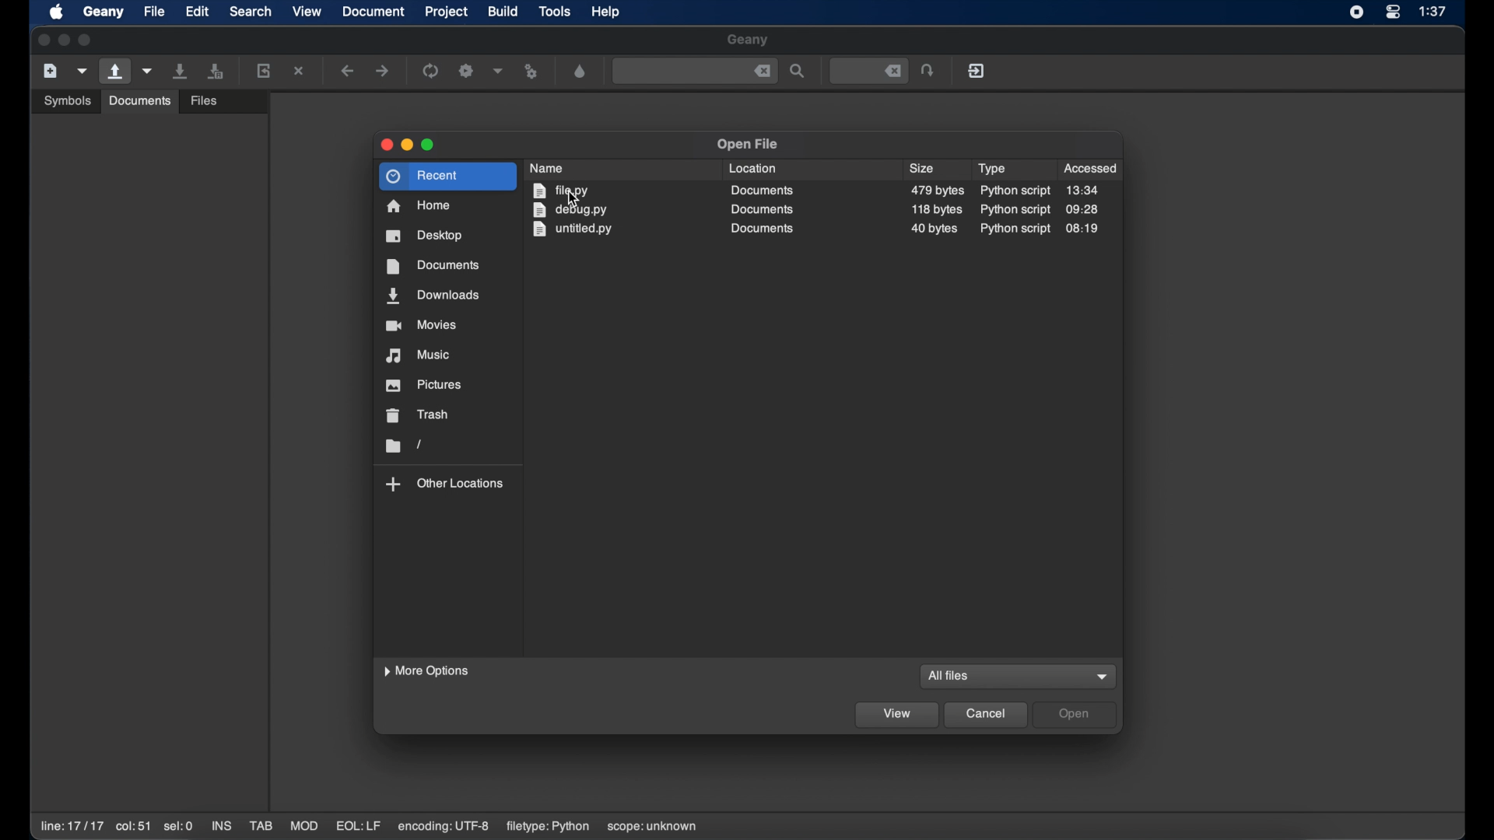  I want to click on col:51, so click(134, 828).